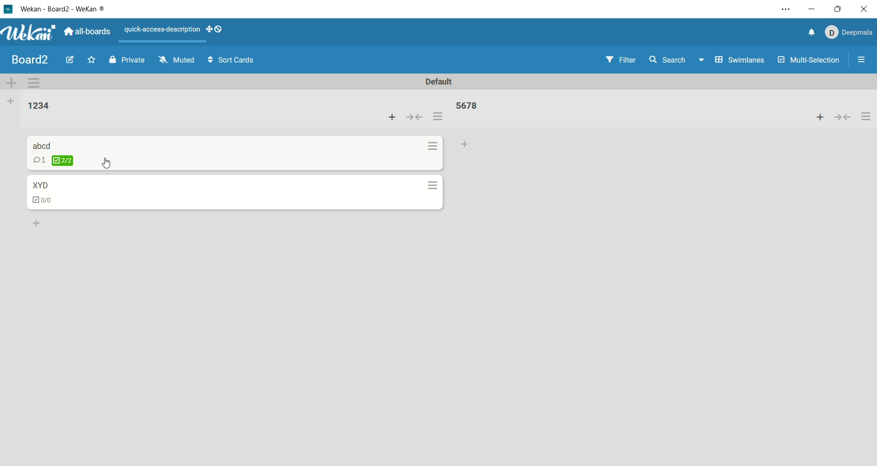 Image resolution: width=877 pixels, height=466 pixels. What do you see at coordinates (623, 60) in the screenshot?
I see `filter` at bounding box center [623, 60].